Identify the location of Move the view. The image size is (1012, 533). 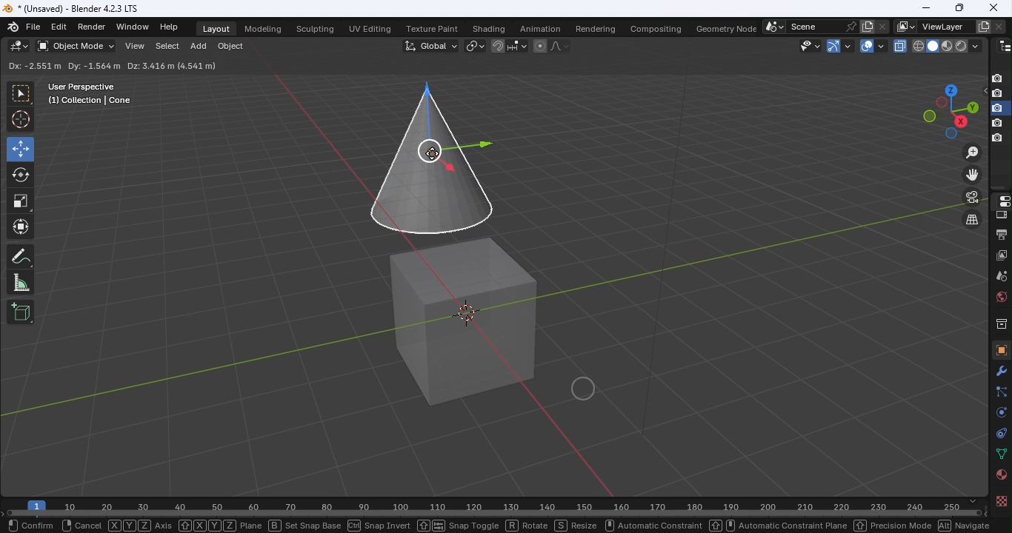
(973, 175).